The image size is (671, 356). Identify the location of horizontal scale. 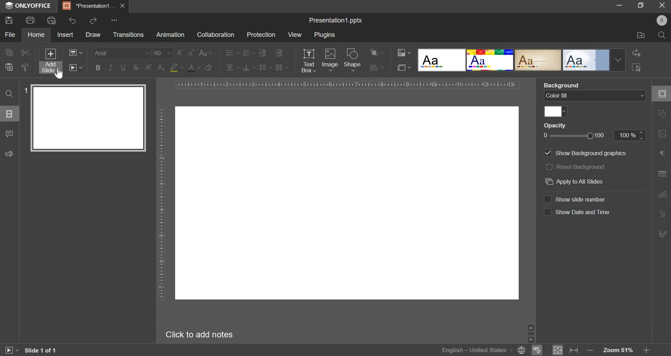
(346, 85).